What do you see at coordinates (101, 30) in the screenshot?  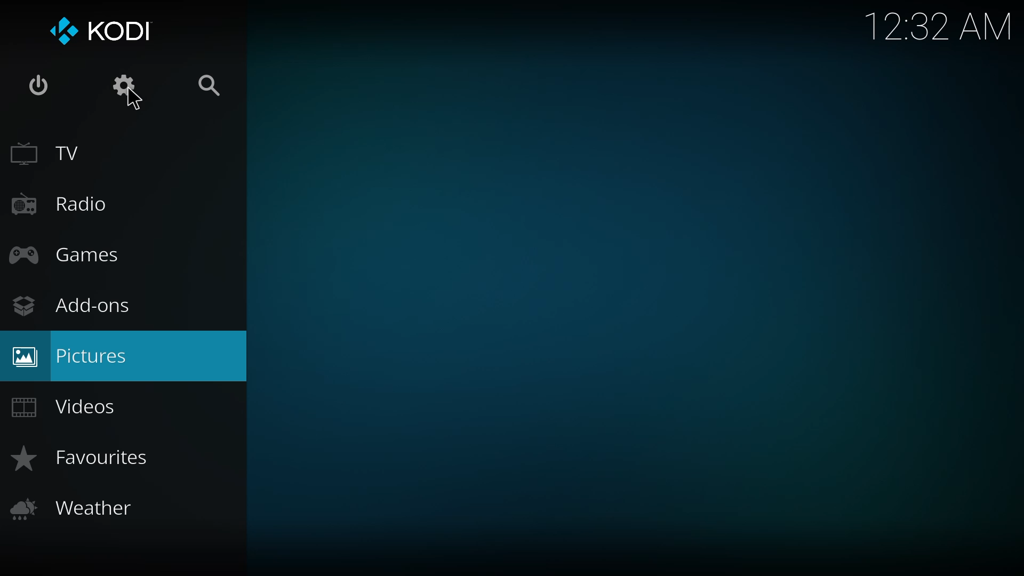 I see `kodi` at bounding box center [101, 30].